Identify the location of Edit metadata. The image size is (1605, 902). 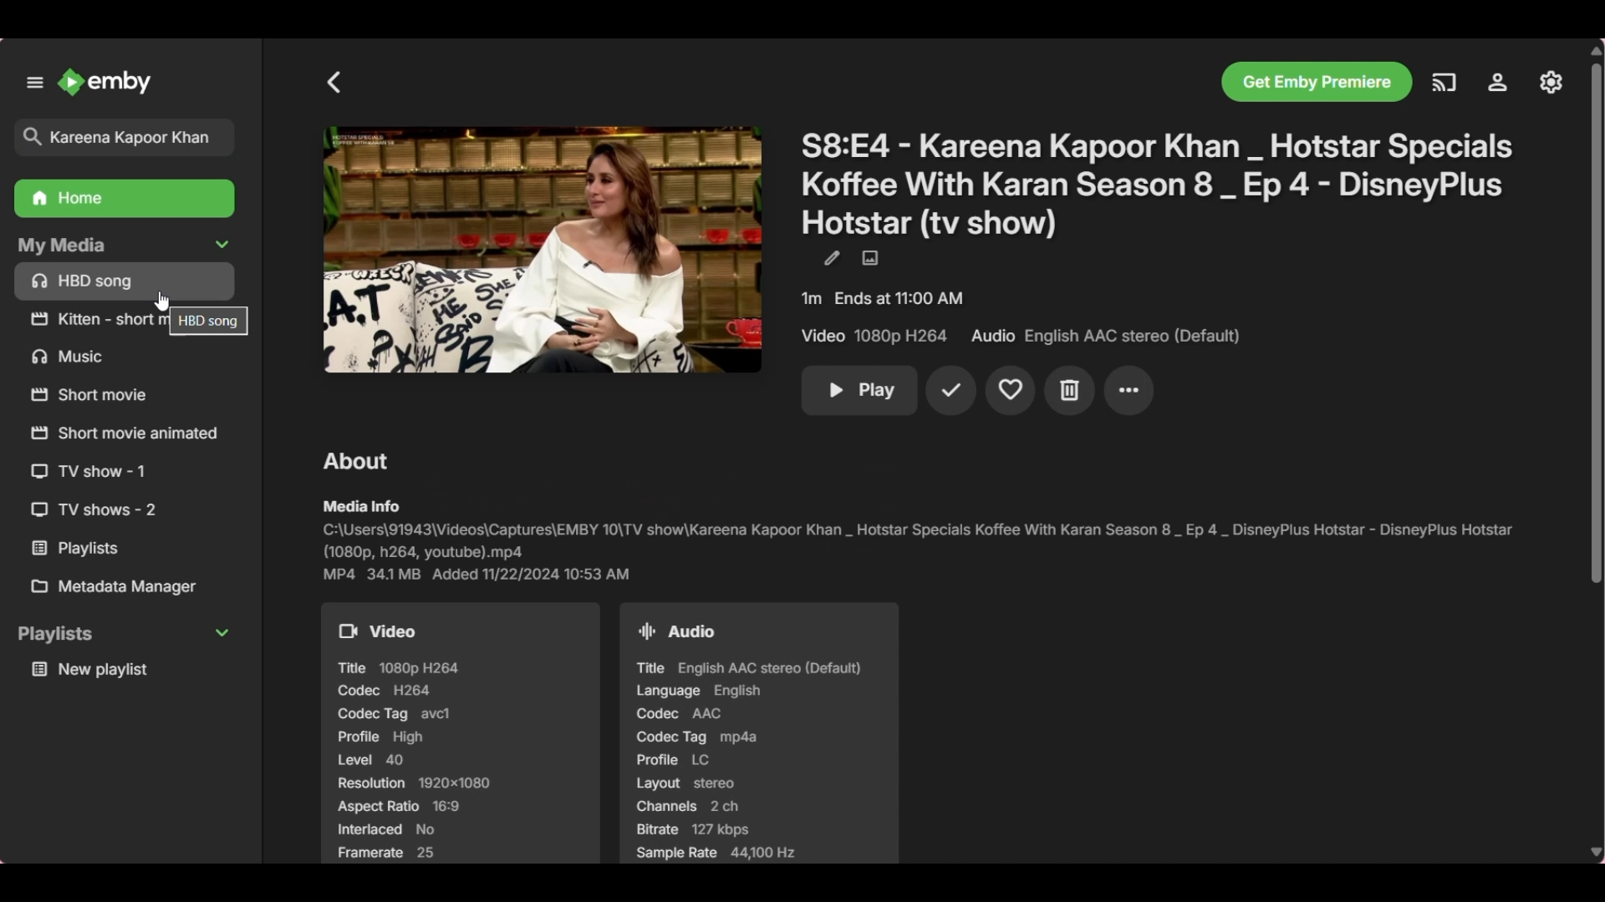
(832, 258).